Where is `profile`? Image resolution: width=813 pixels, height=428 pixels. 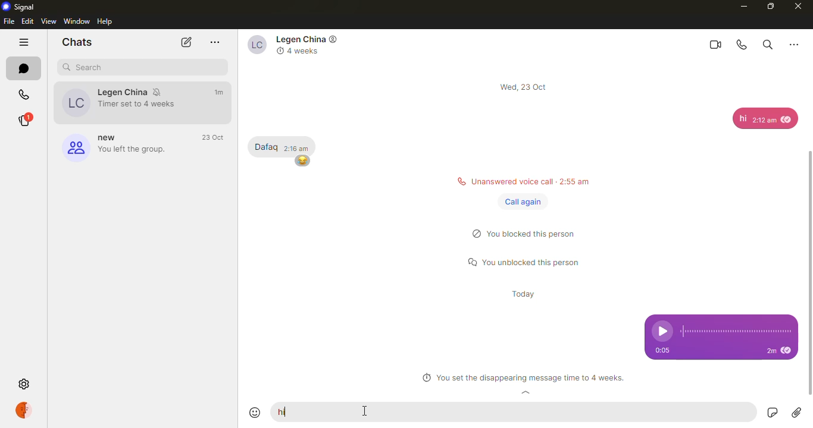 profile is located at coordinates (26, 410).